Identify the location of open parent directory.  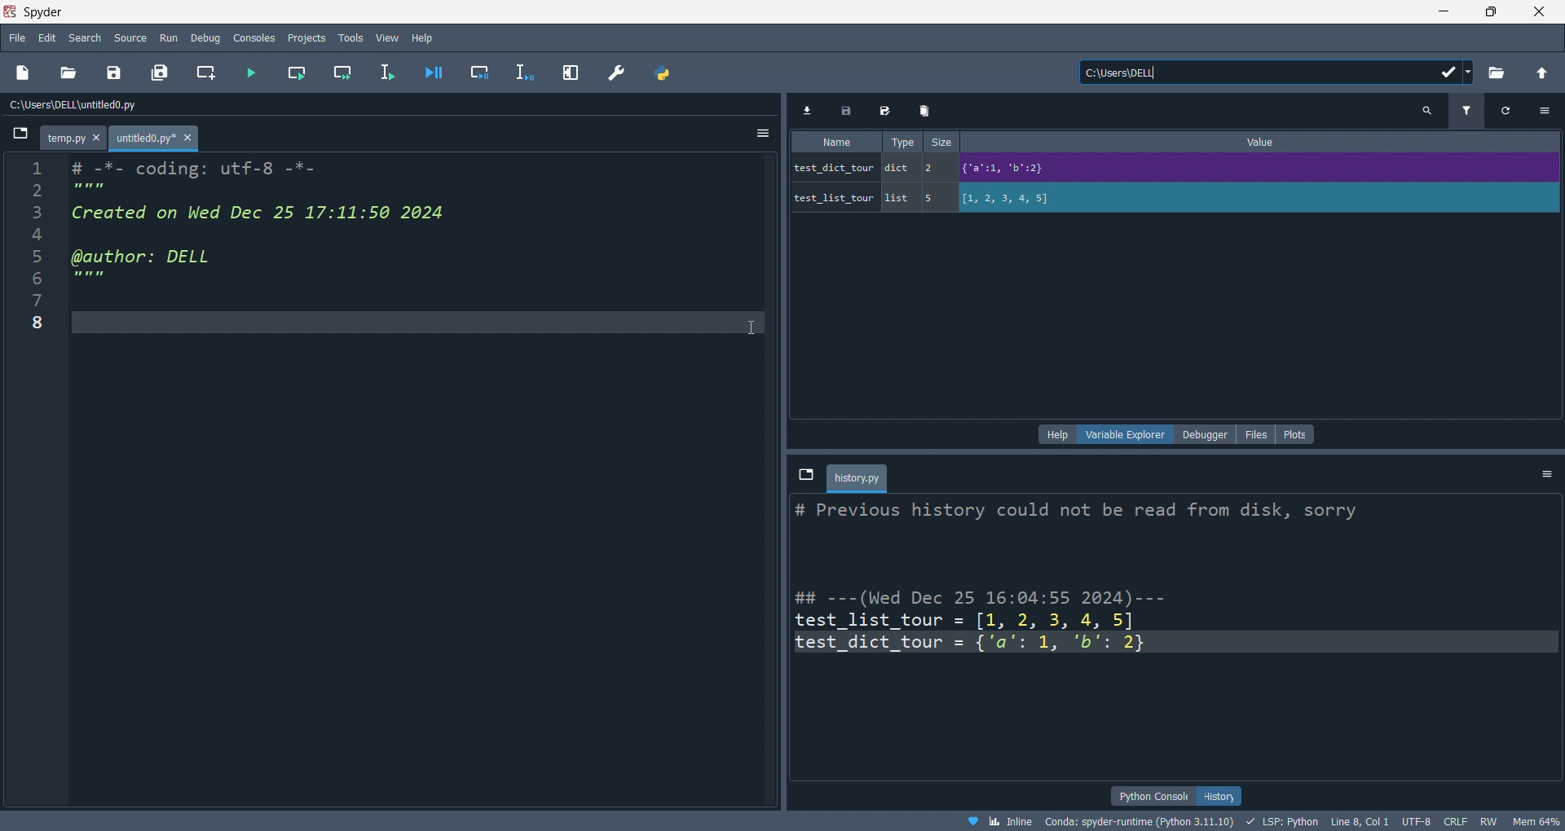
(1542, 71).